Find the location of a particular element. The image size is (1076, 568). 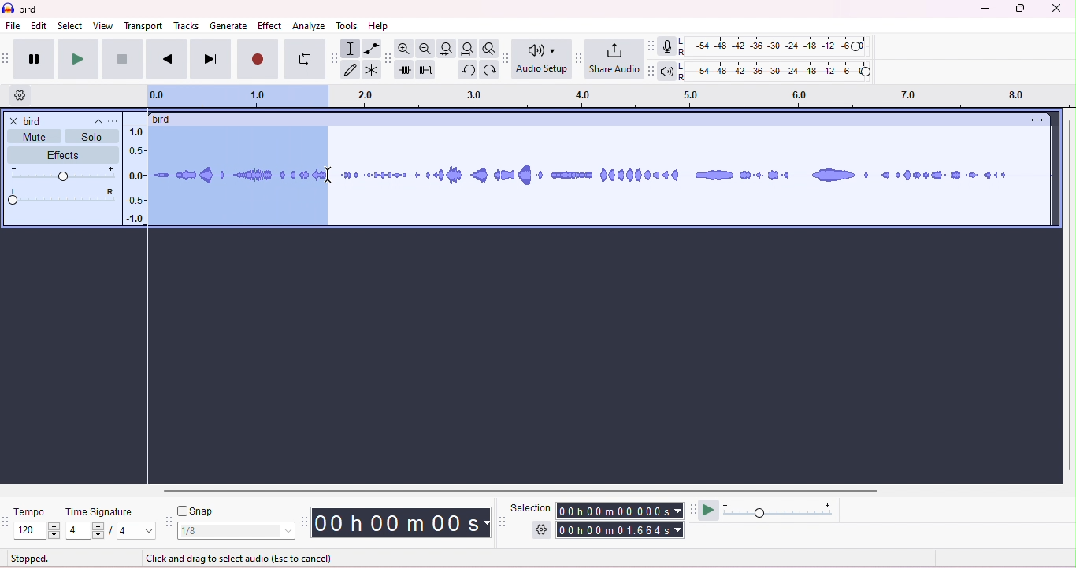

vertical scroll bar is located at coordinates (1068, 296).